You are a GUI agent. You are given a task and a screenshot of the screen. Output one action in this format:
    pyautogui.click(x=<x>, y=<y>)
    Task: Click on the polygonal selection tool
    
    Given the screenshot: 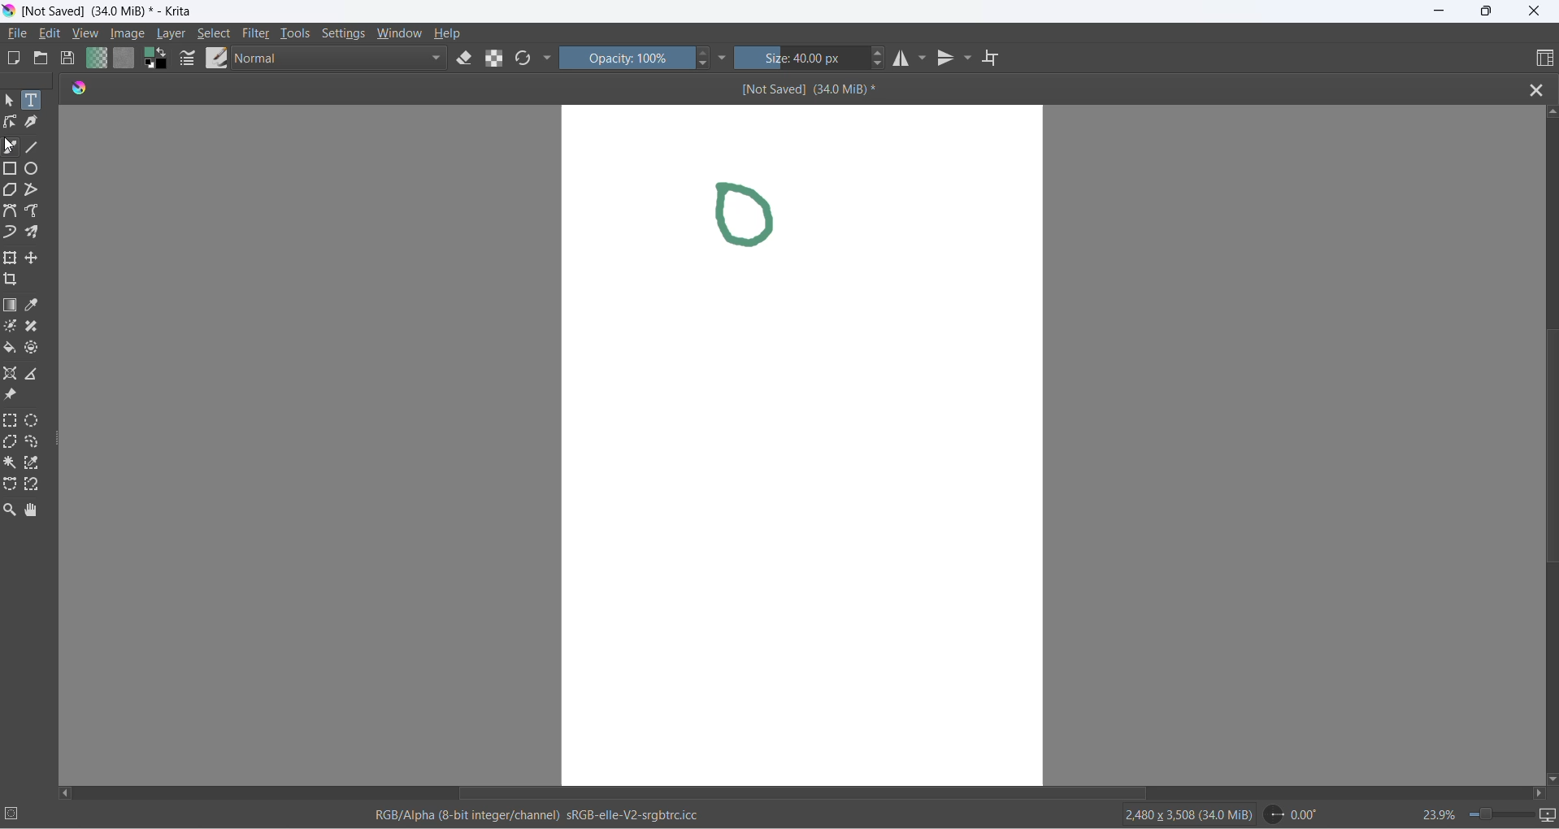 What is the action you would take?
    pyautogui.click(x=11, y=444)
    